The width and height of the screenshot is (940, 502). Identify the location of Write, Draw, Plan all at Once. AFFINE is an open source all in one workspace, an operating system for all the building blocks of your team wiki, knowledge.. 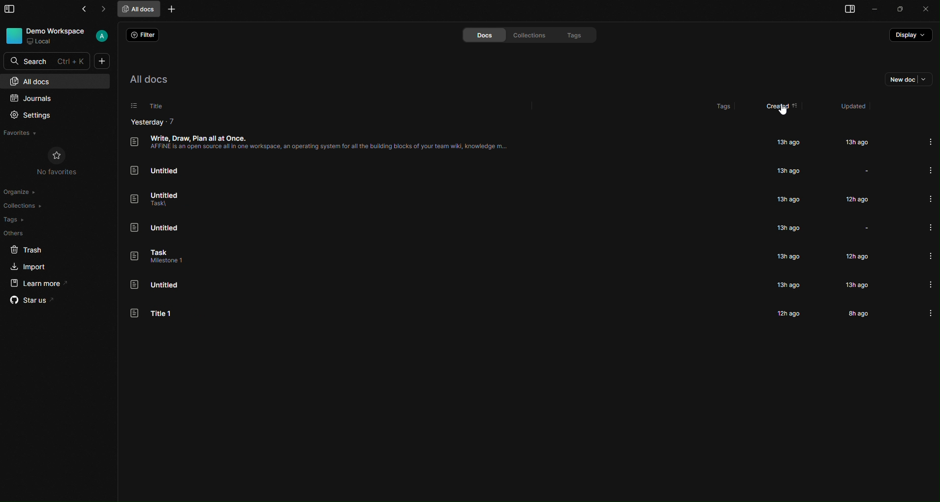
(326, 142).